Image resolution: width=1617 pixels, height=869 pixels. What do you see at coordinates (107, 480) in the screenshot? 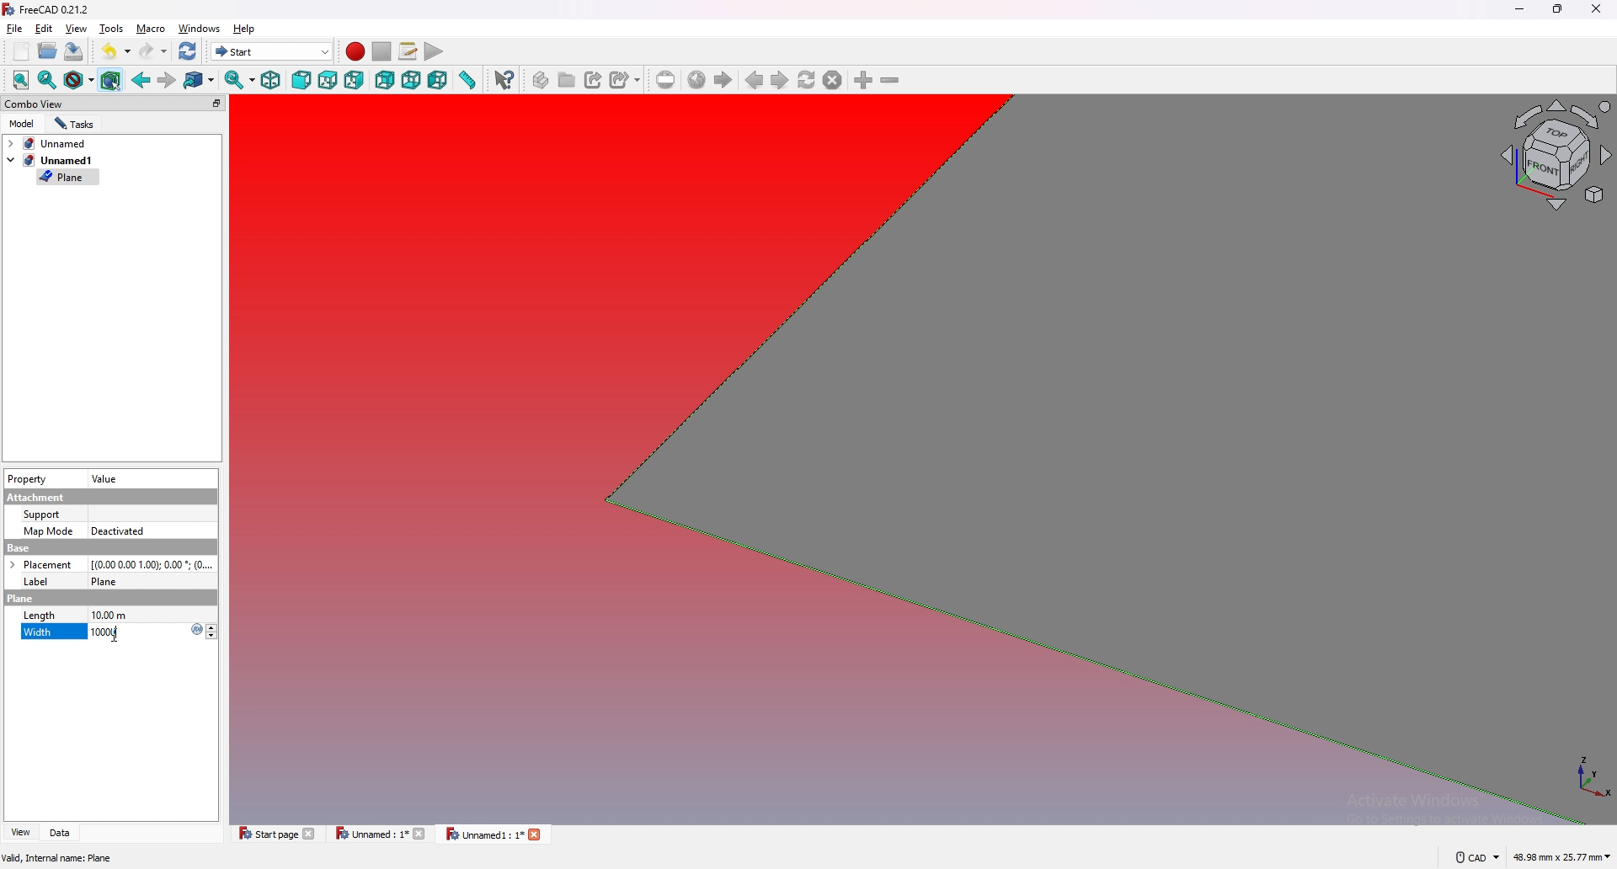
I see `value` at bounding box center [107, 480].